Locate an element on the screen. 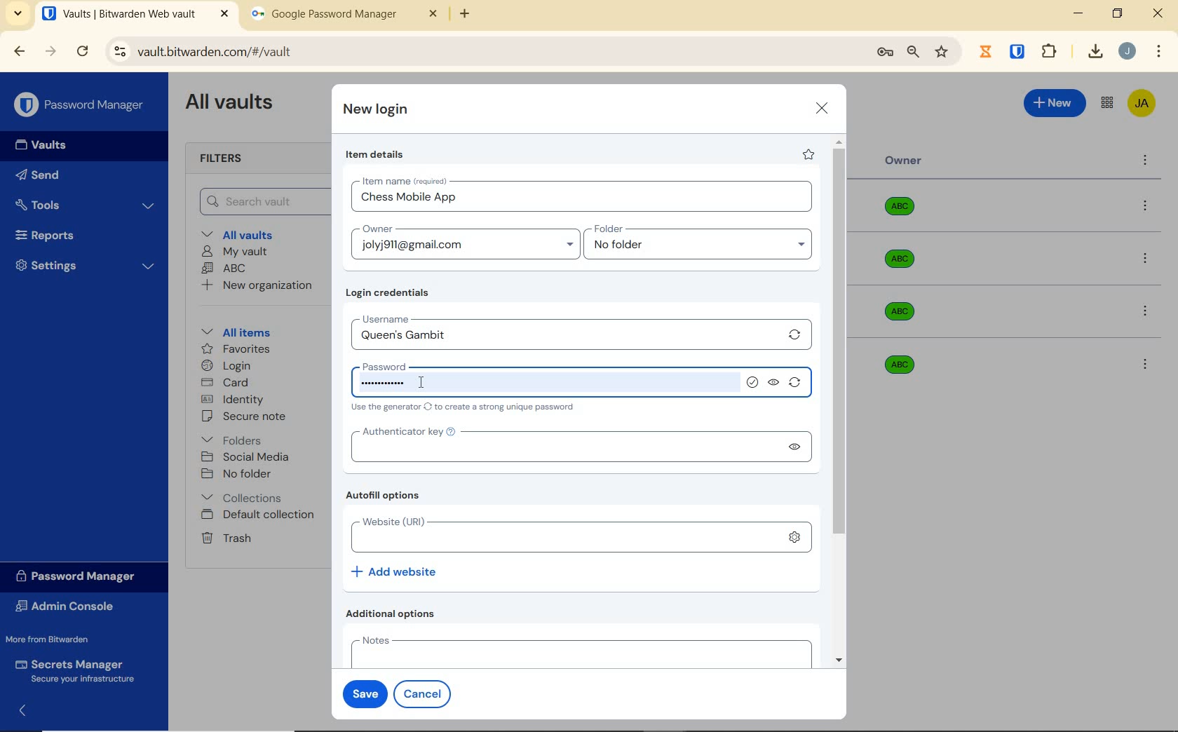  New organization is located at coordinates (255, 285).